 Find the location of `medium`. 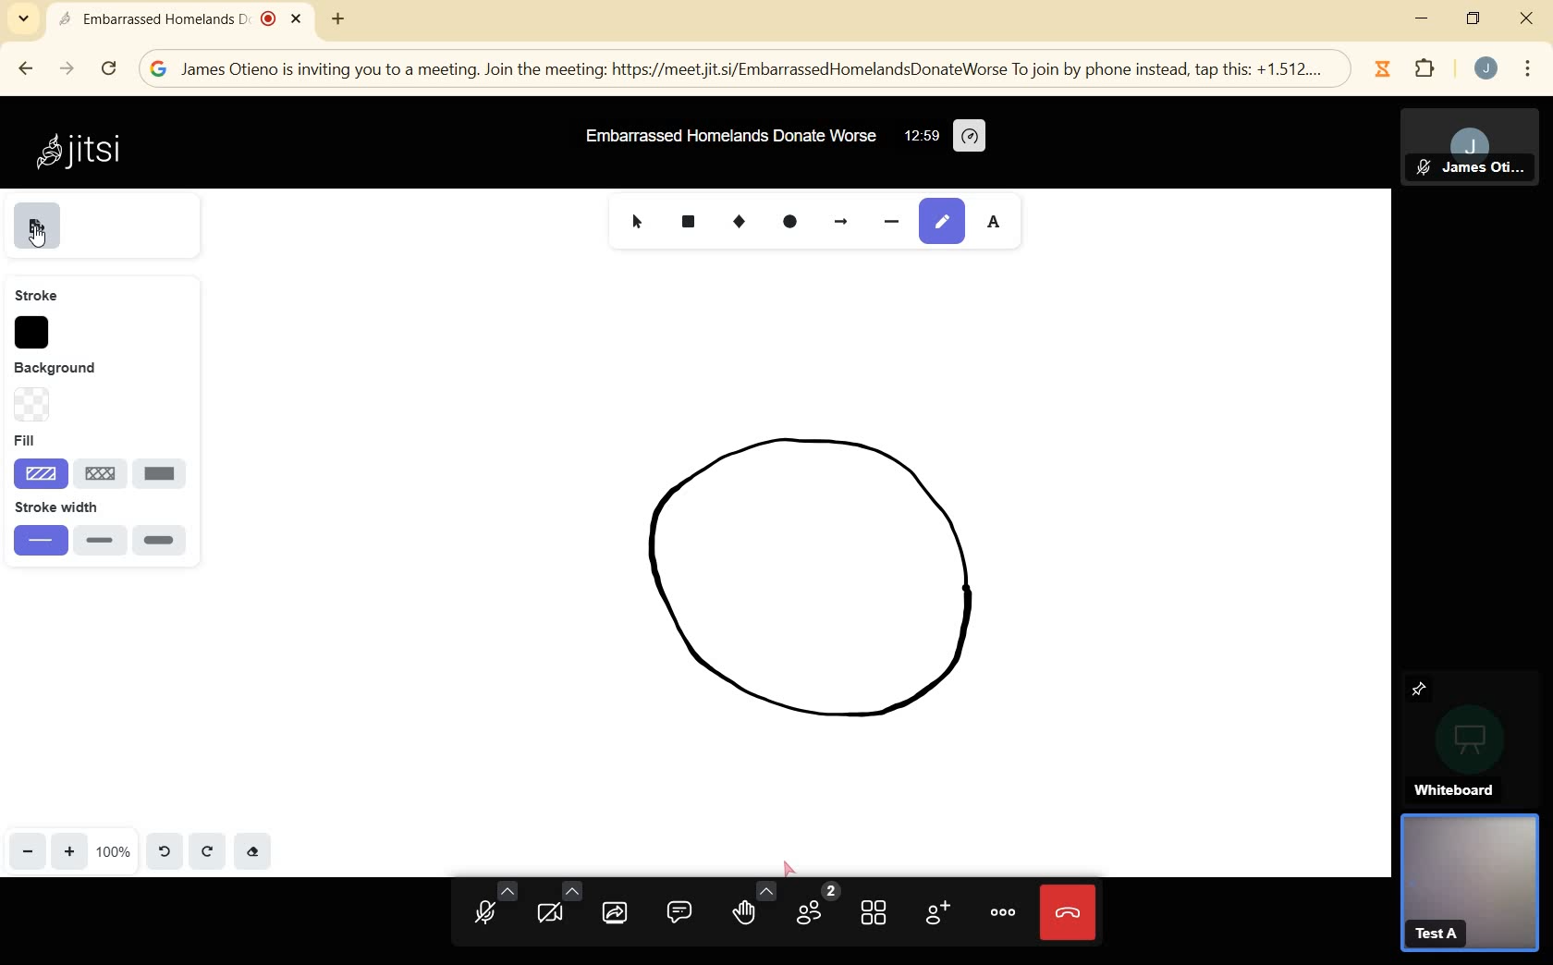

medium is located at coordinates (99, 544).